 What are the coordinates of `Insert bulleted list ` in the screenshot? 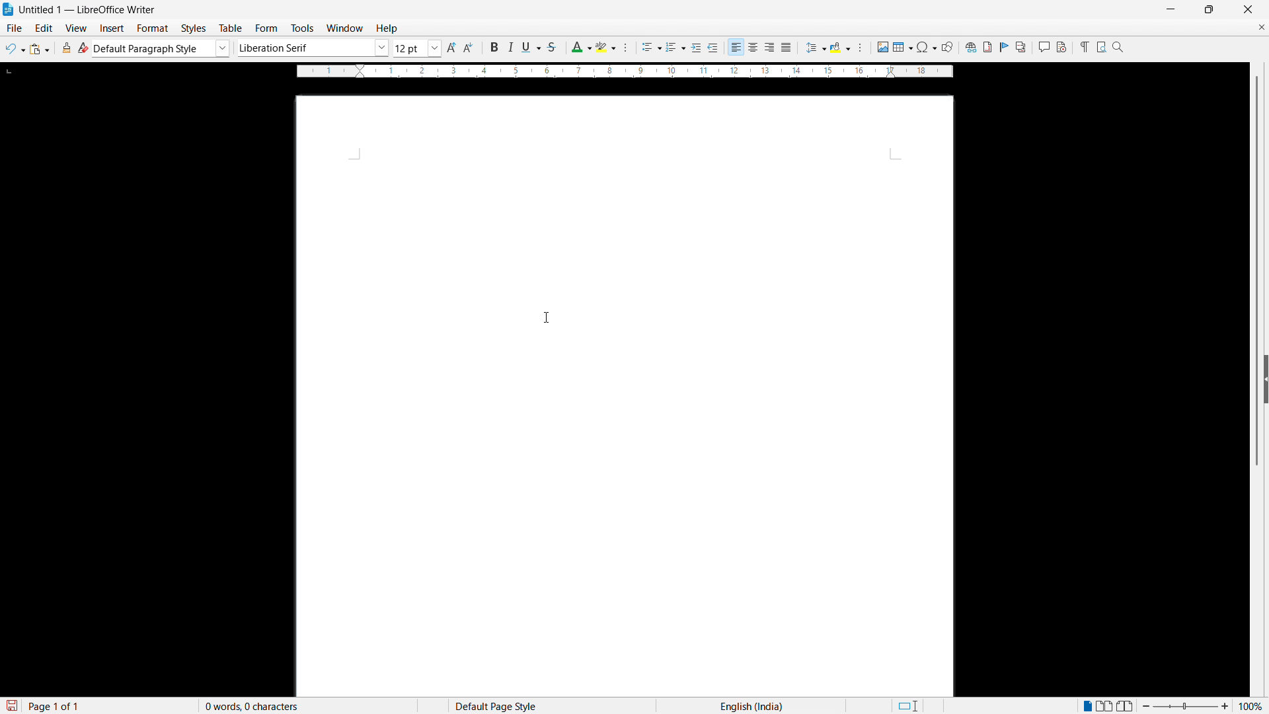 It's located at (652, 48).